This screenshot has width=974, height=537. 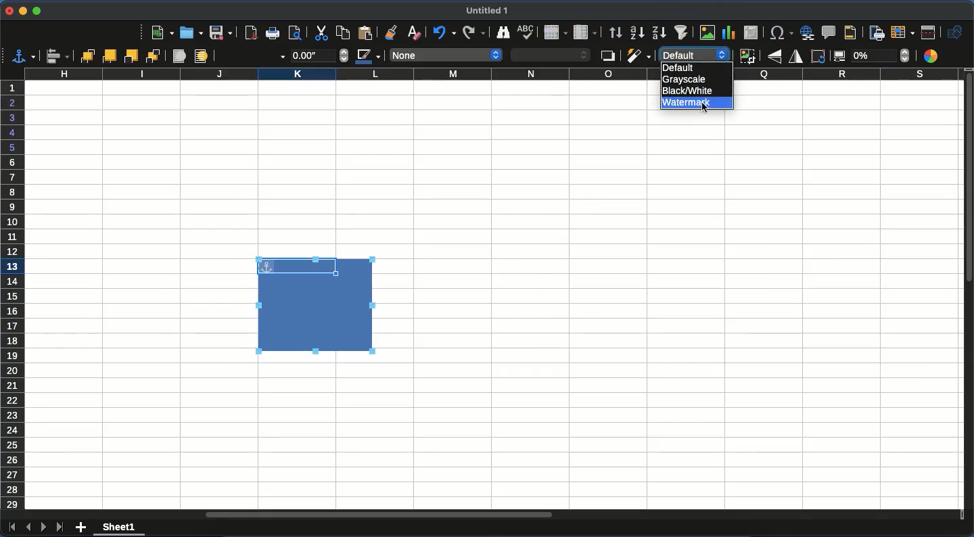 What do you see at coordinates (313, 308) in the screenshot?
I see `image` at bounding box center [313, 308].